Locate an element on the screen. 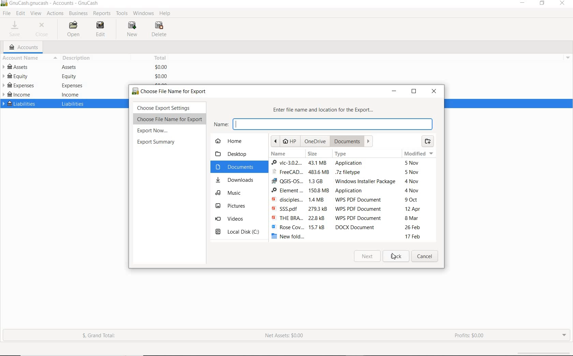 The height and width of the screenshot is (356, 573). close is located at coordinates (431, 90).